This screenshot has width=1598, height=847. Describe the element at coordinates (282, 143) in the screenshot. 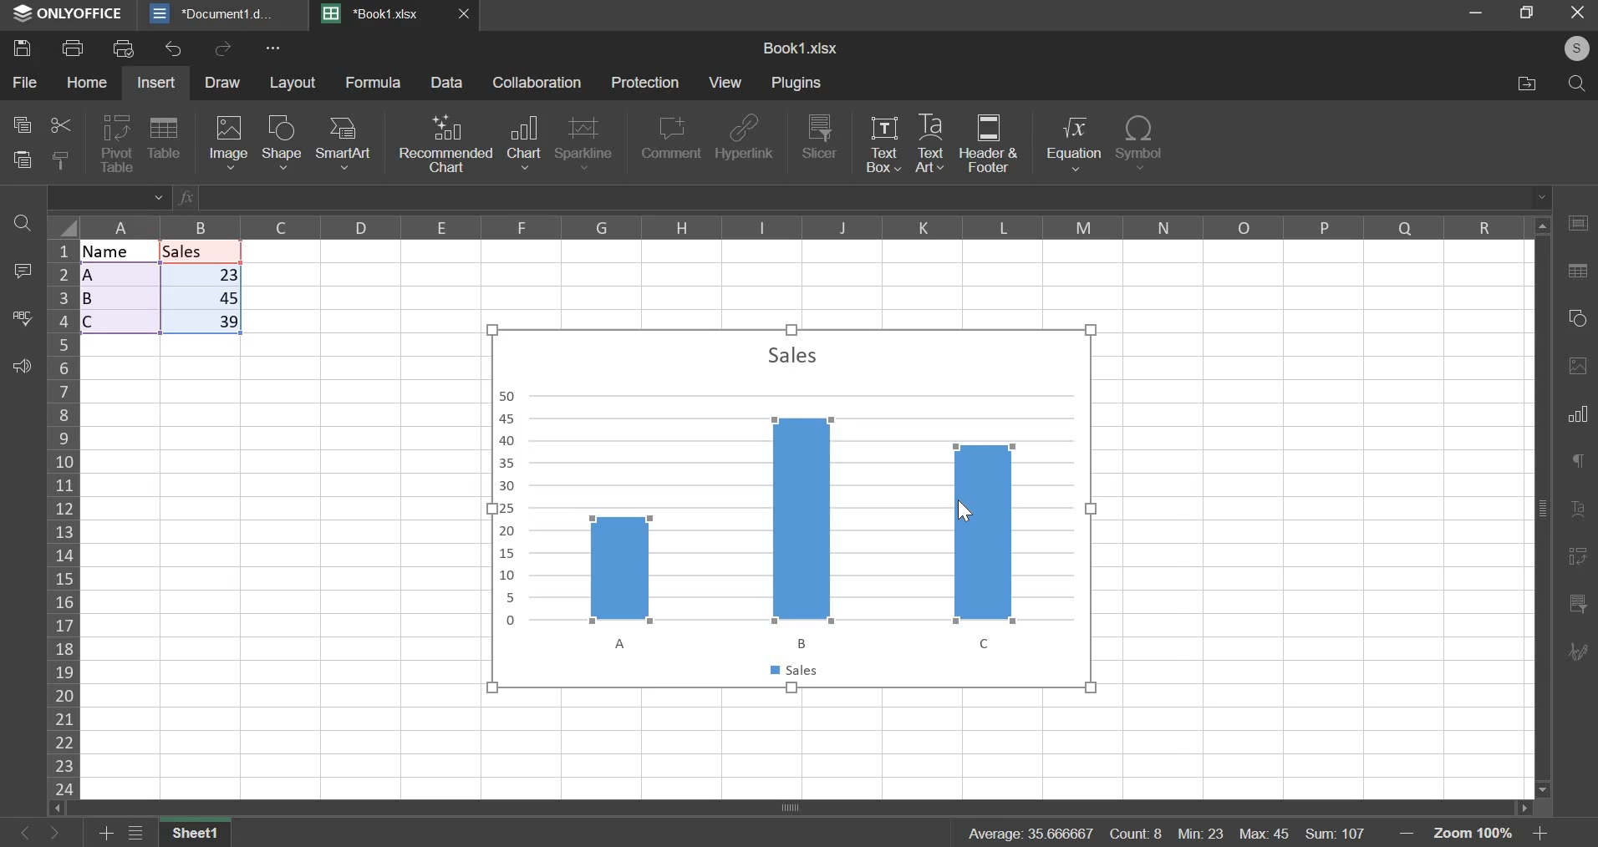

I see `shape` at that location.